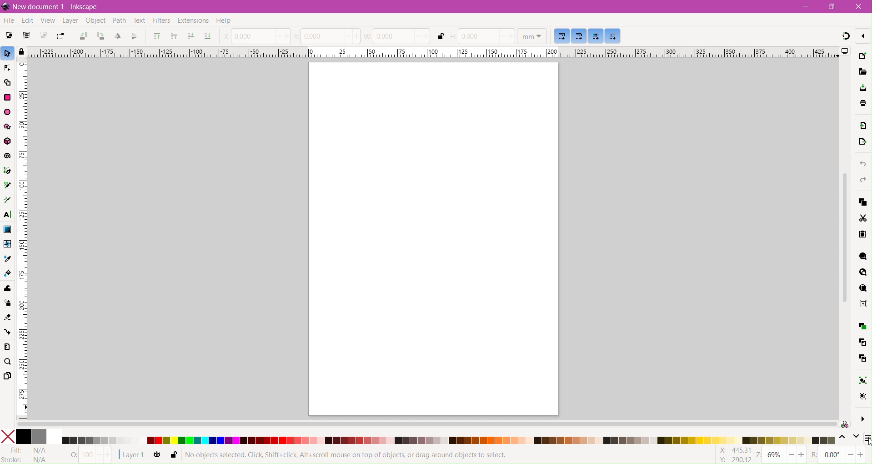 This screenshot has height=464, width=872. I want to click on Color managed mode, so click(845, 425).